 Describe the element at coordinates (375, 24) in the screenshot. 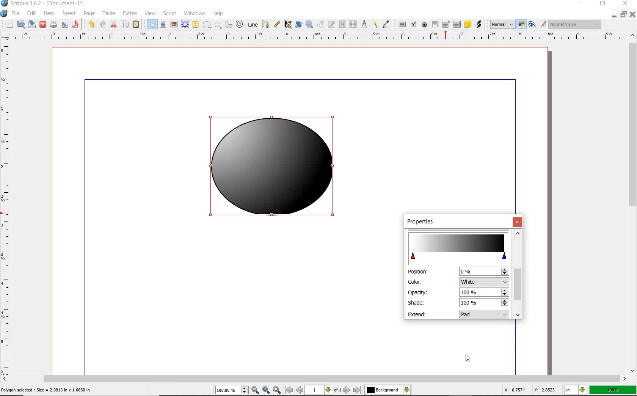

I see `COPY ITEM PROPERTIES` at that location.